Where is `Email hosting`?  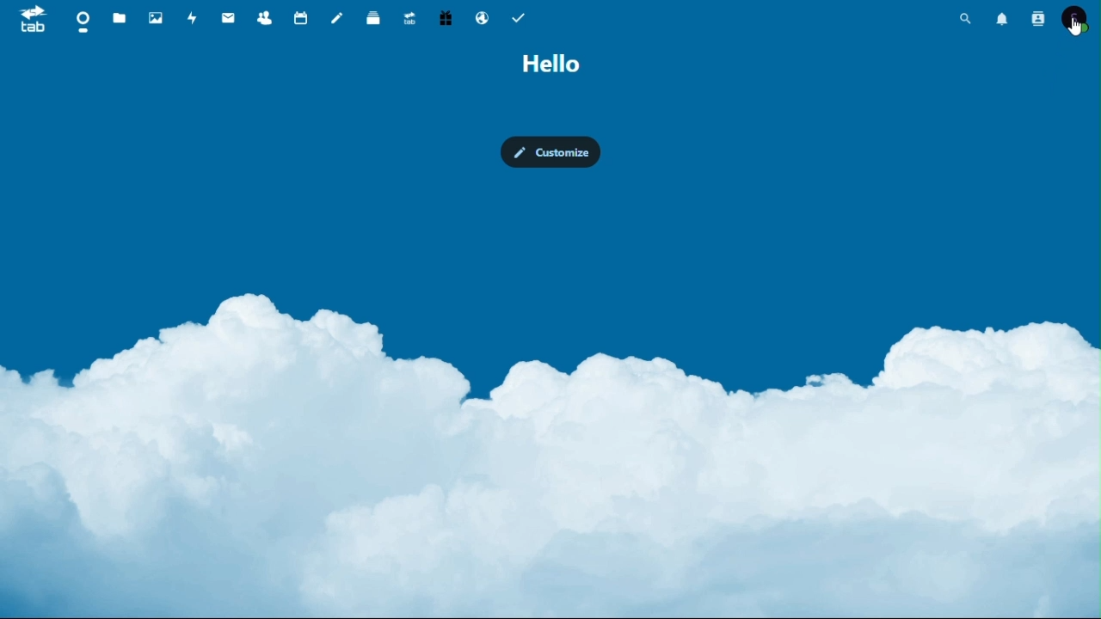 Email hosting is located at coordinates (483, 16).